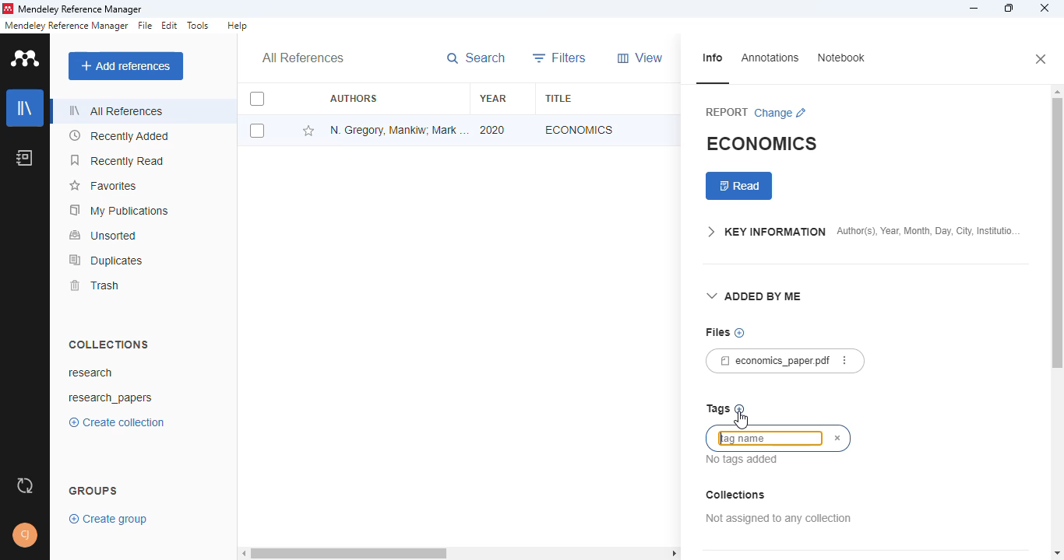  What do you see at coordinates (780, 114) in the screenshot?
I see `change` at bounding box center [780, 114].